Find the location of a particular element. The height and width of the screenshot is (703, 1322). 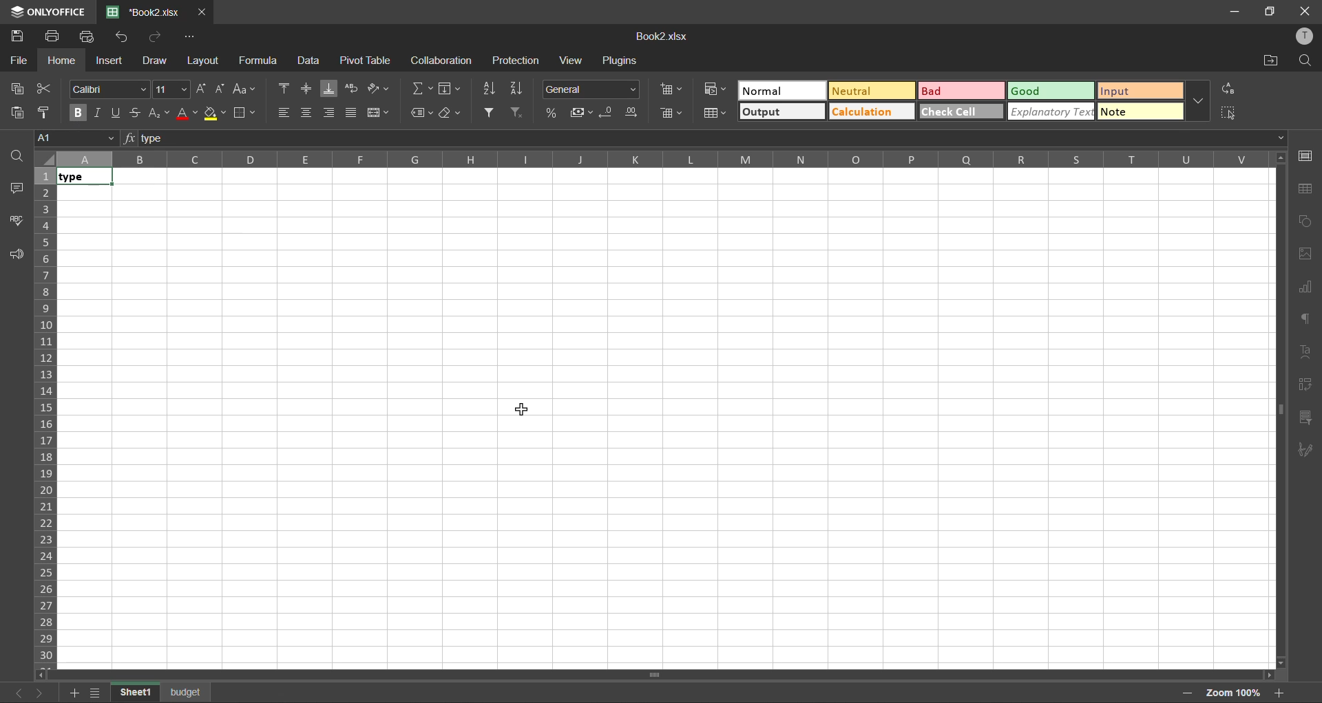

clear filter is located at coordinates (516, 113).